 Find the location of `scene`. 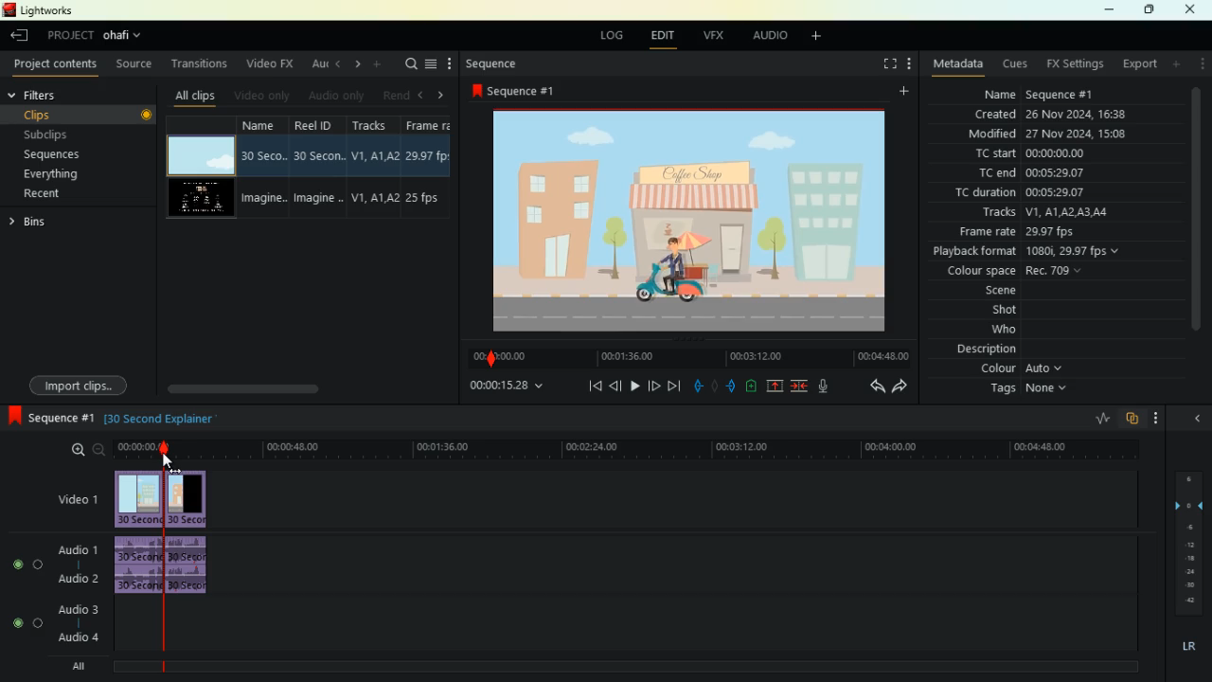

scene is located at coordinates (989, 291).